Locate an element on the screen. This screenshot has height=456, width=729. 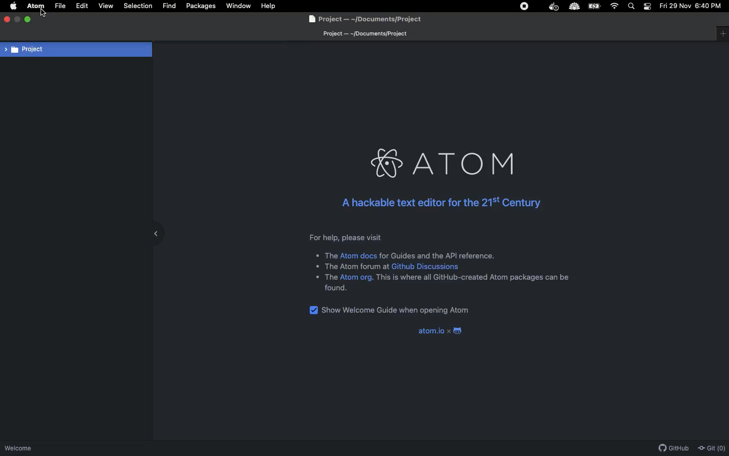
Bullets is located at coordinates (315, 266).